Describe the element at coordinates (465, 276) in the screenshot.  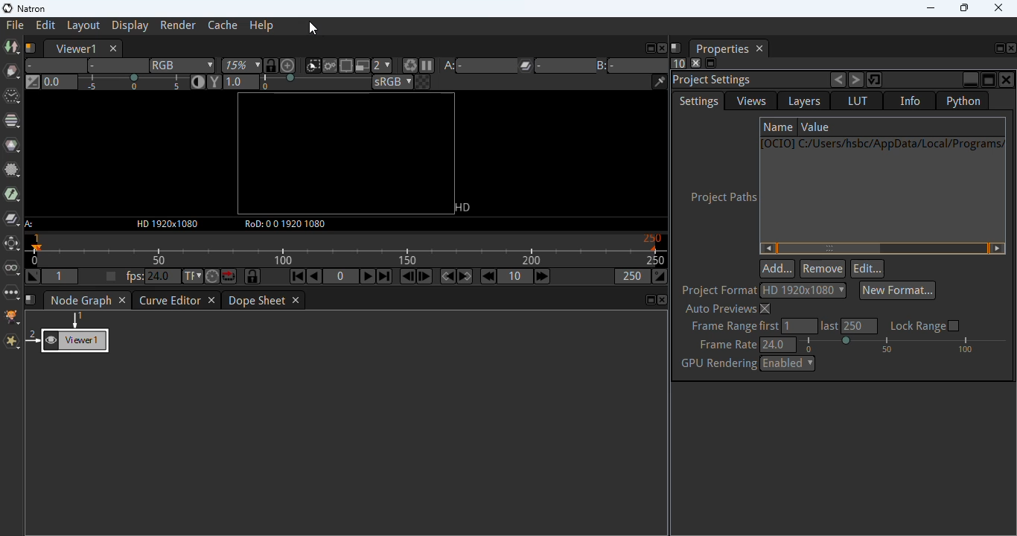
I see `next keyframe` at that location.